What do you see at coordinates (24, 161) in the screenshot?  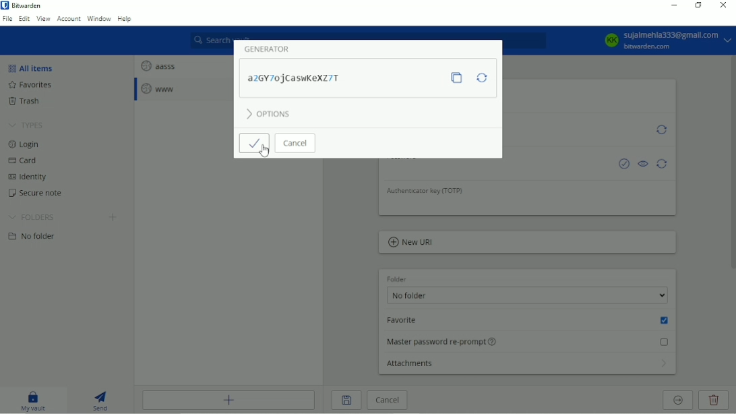 I see `Card` at bounding box center [24, 161].